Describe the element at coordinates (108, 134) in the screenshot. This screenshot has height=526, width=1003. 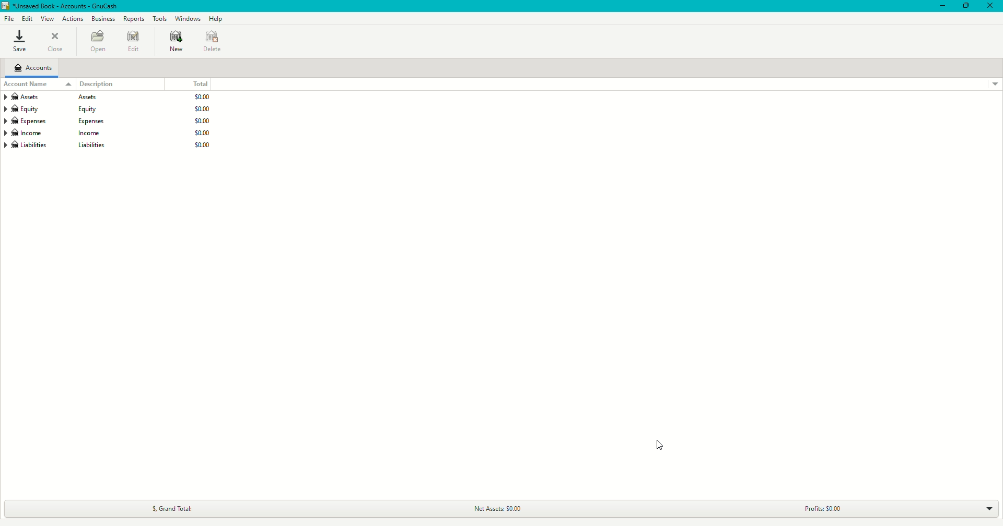
I see `Income` at that location.